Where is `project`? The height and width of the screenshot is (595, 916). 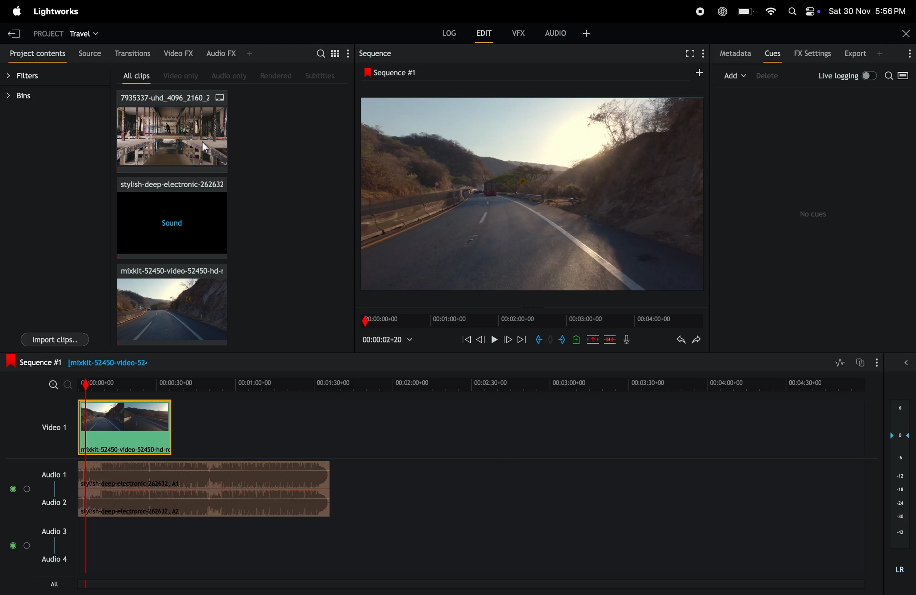
project is located at coordinates (44, 32).